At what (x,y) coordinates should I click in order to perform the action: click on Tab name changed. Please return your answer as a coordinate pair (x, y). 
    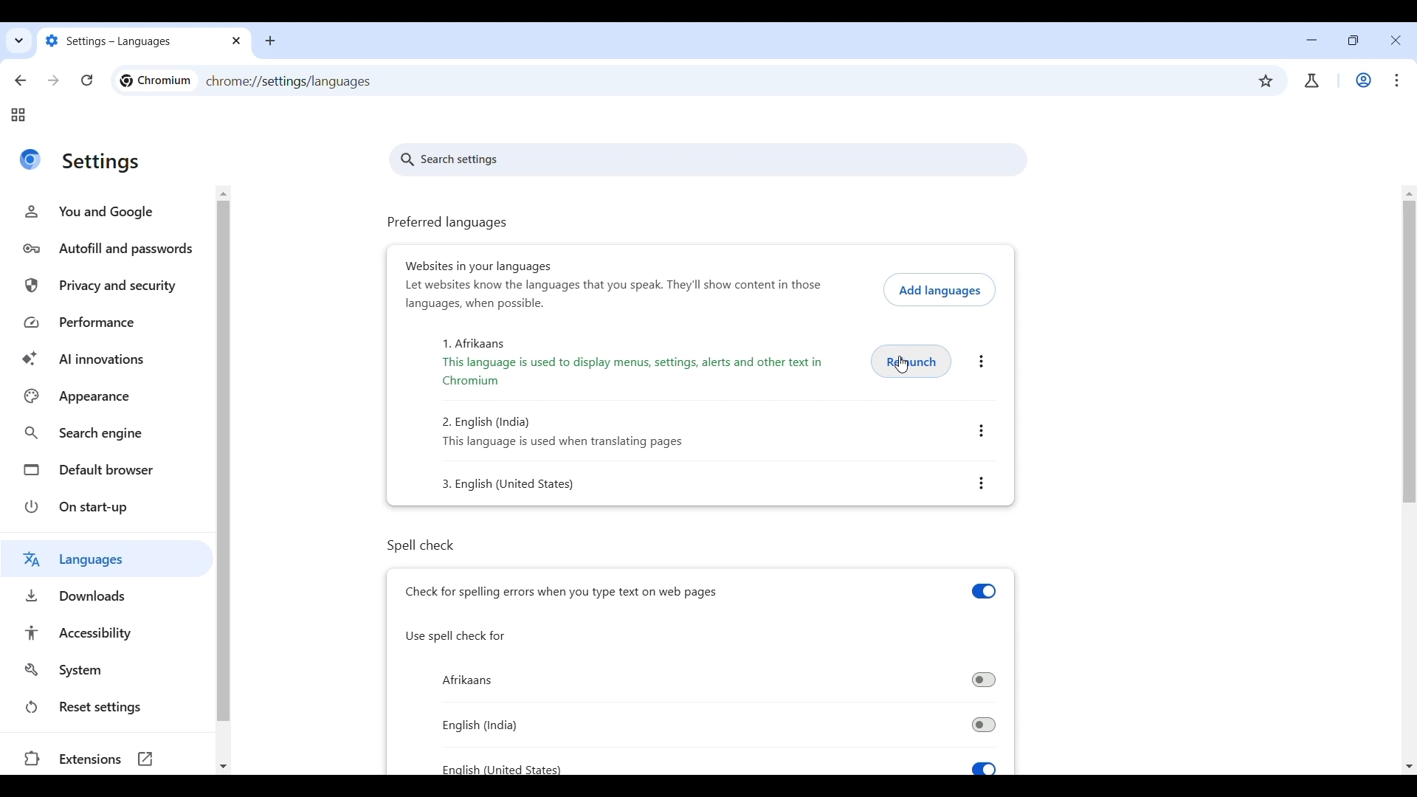
    Looking at the image, I should click on (129, 41).